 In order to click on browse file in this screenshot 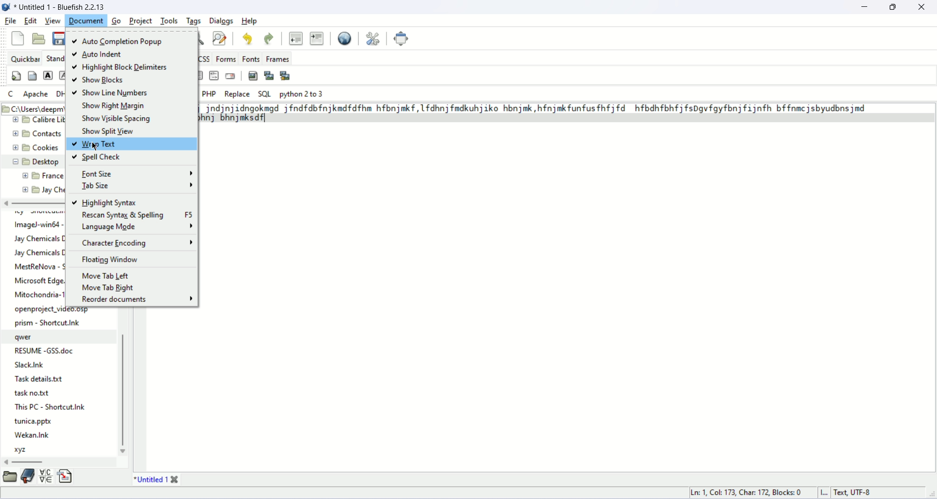, I will do `click(12, 478)`.